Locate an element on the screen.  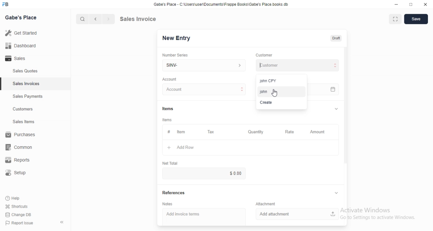
Save is located at coordinates (416, 19).